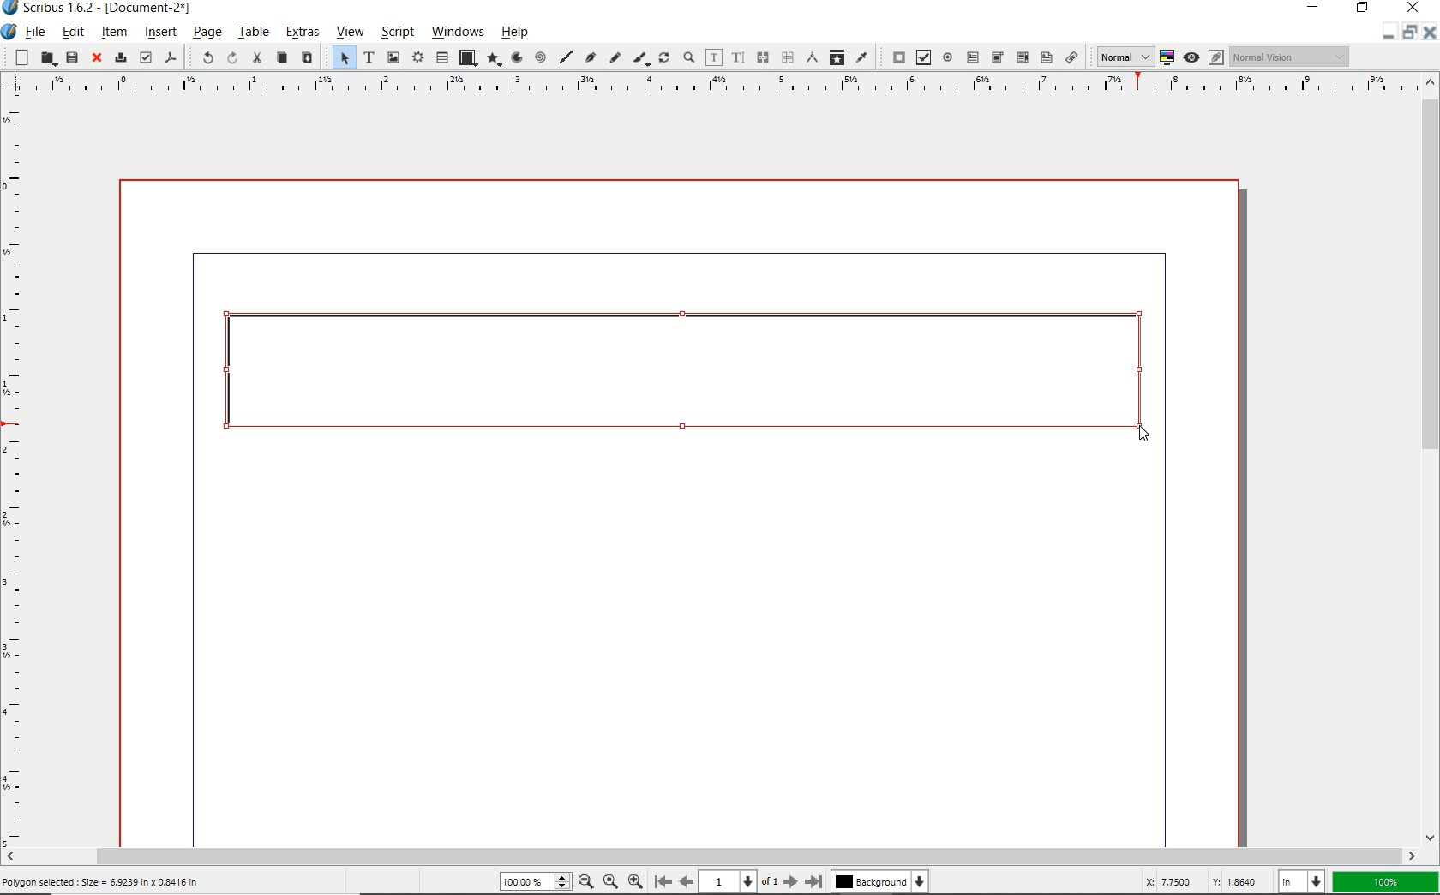 The width and height of the screenshot is (1440, 895). I want to click on render frame, so click(417, 58).